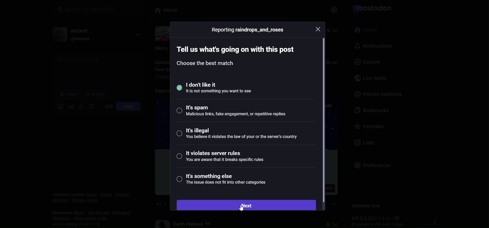 The width and height of the screenshot is (489, 228). I want to click on scroll bar, so click(323, 119).